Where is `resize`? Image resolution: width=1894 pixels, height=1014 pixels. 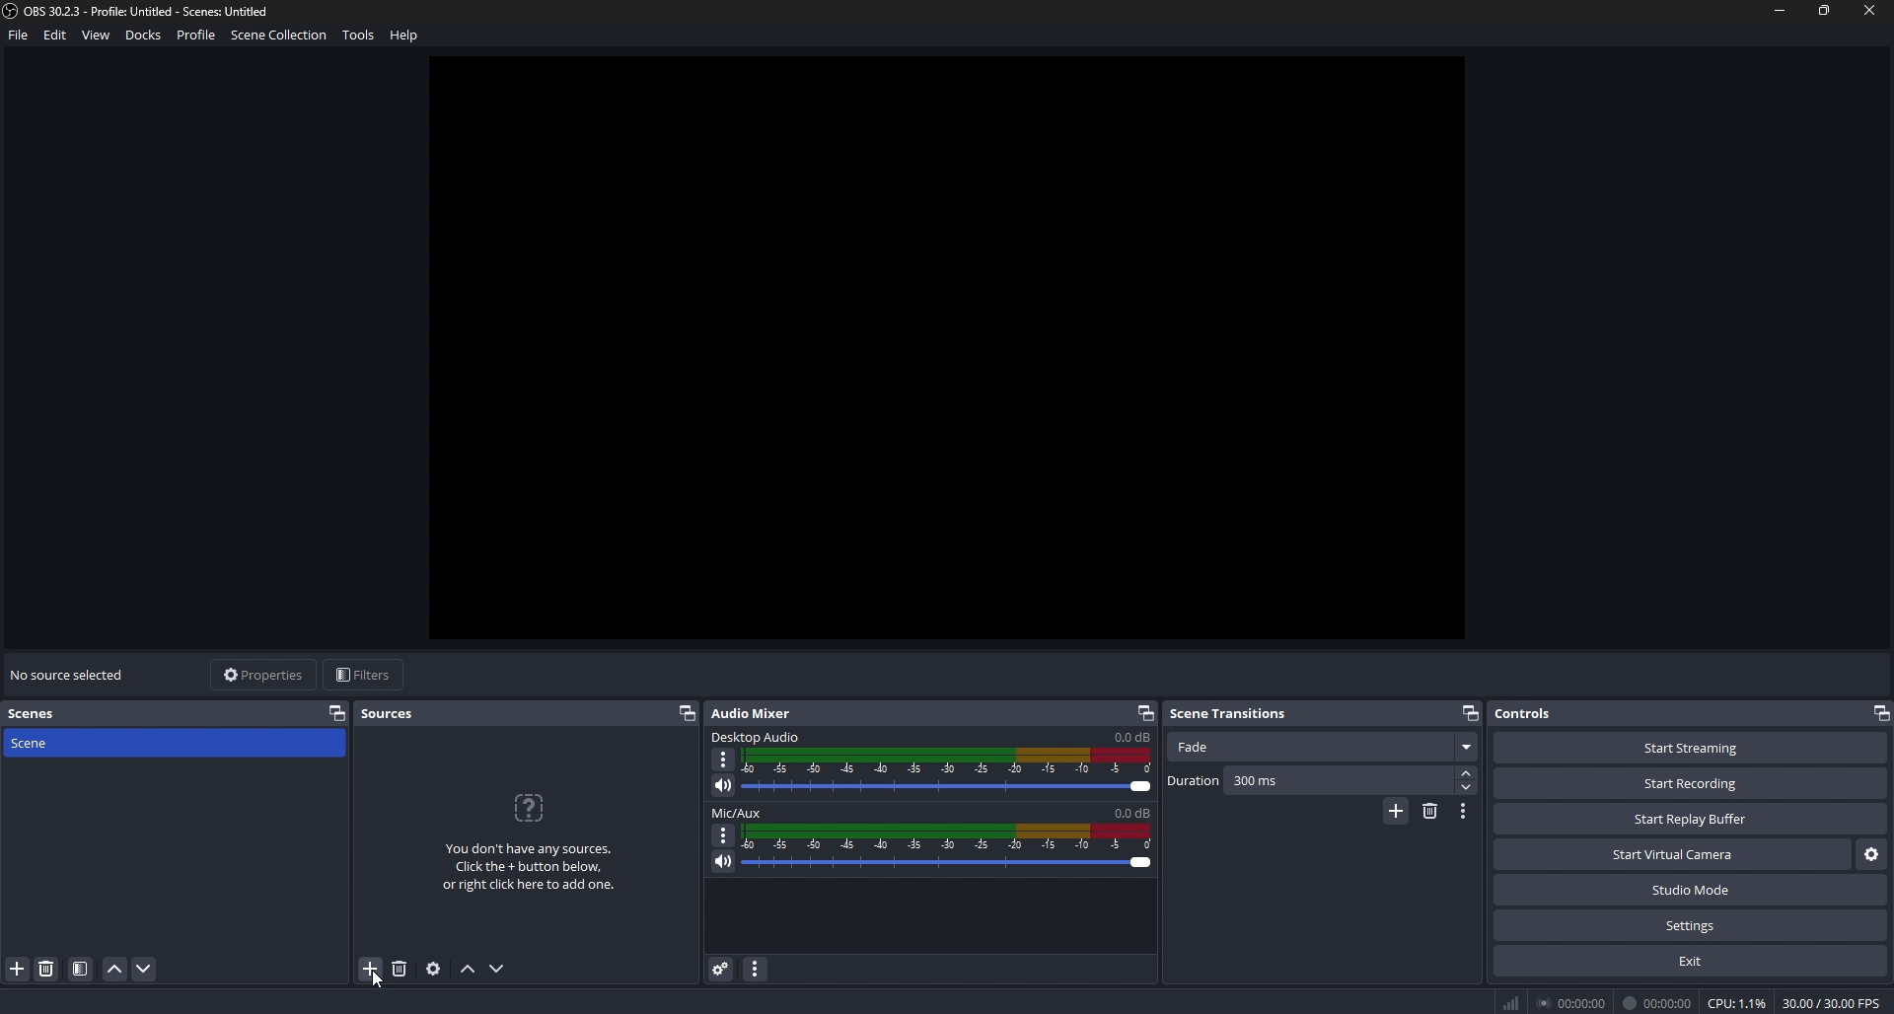
resize is located at coordinates (1827, 9).